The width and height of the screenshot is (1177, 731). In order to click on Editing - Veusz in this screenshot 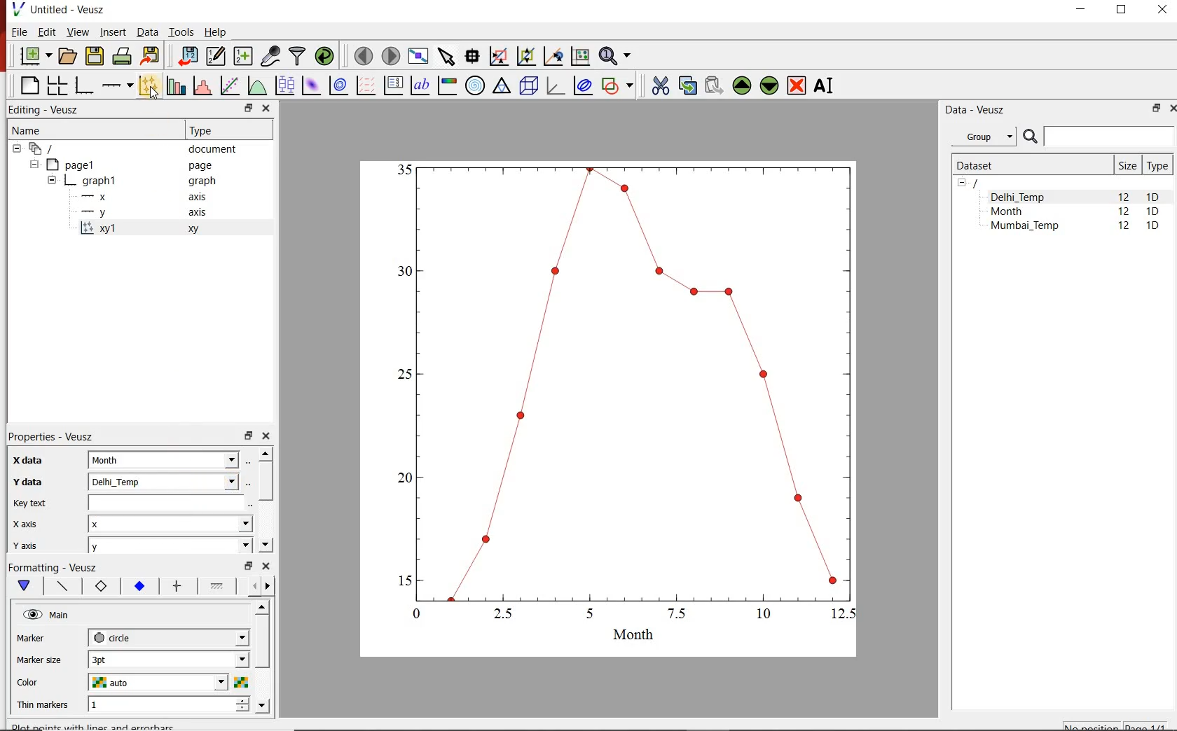, I will do `click(52, 109)`.